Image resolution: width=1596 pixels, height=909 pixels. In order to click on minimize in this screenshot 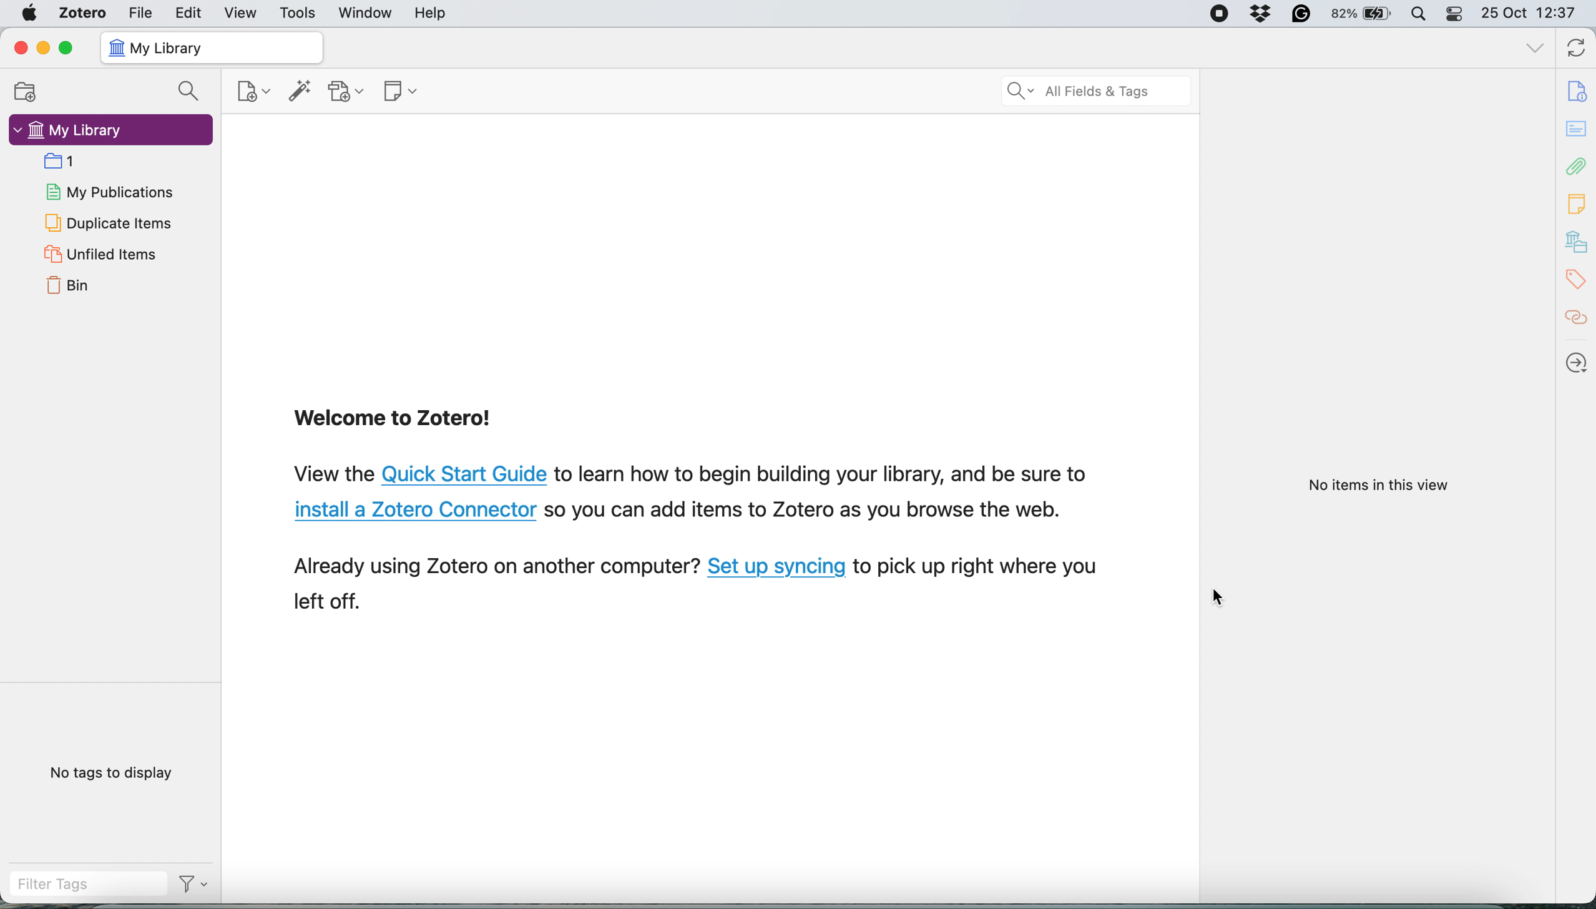, I will do `click(45, 50)`.